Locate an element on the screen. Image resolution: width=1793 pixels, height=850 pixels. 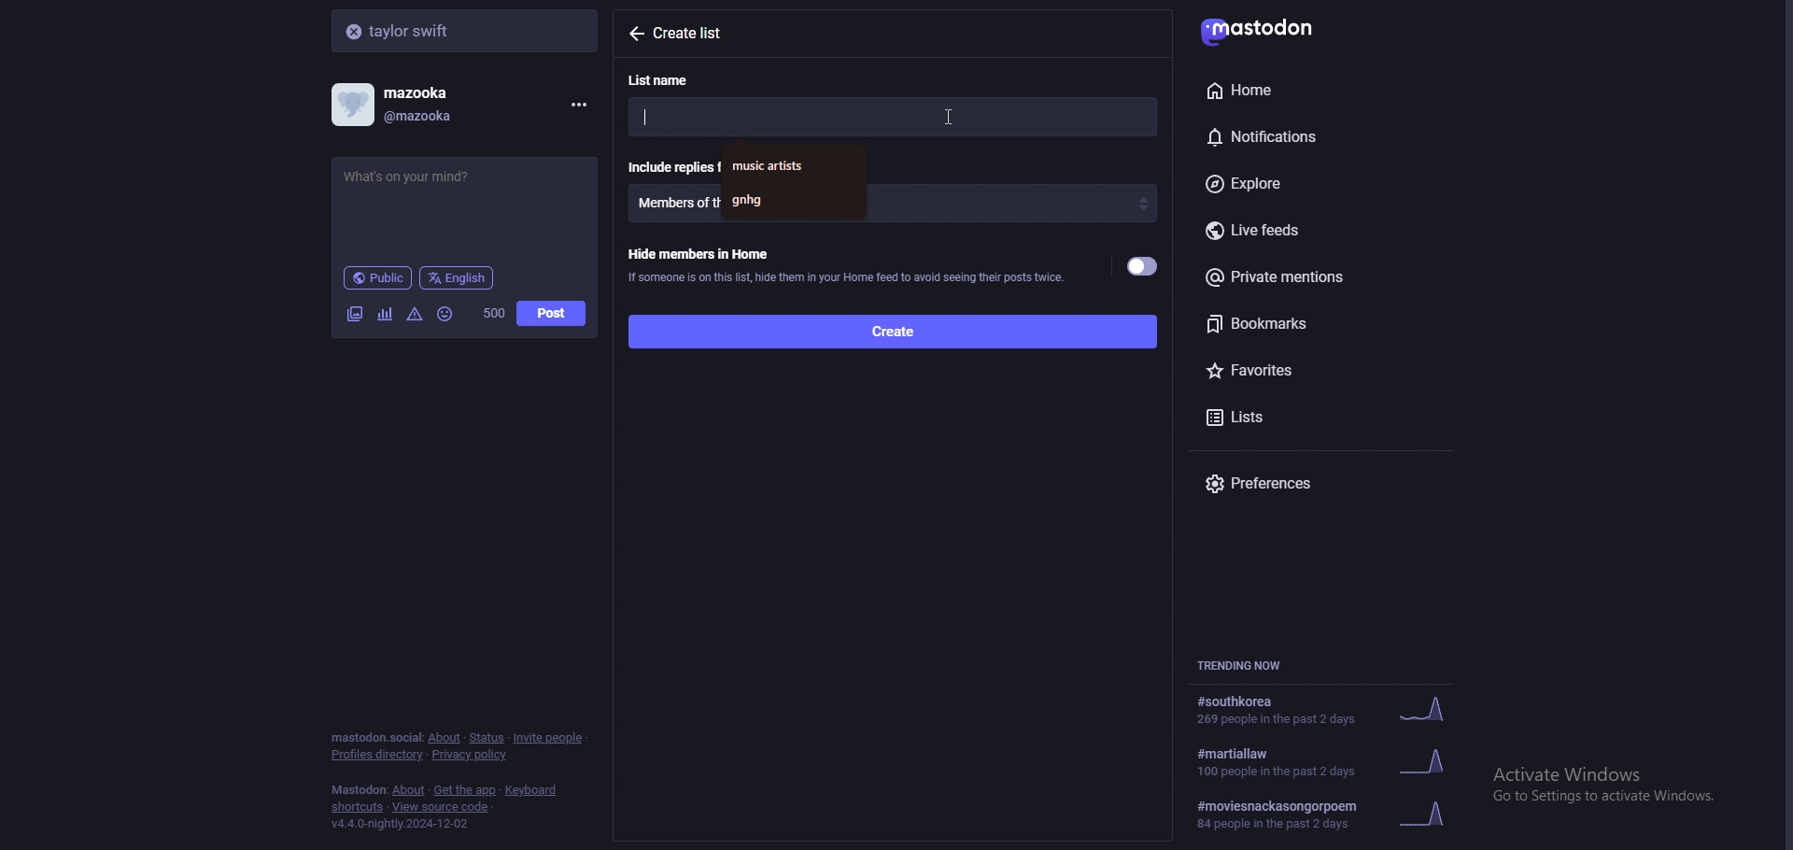
trending now is located at coordinates (1249, 665).